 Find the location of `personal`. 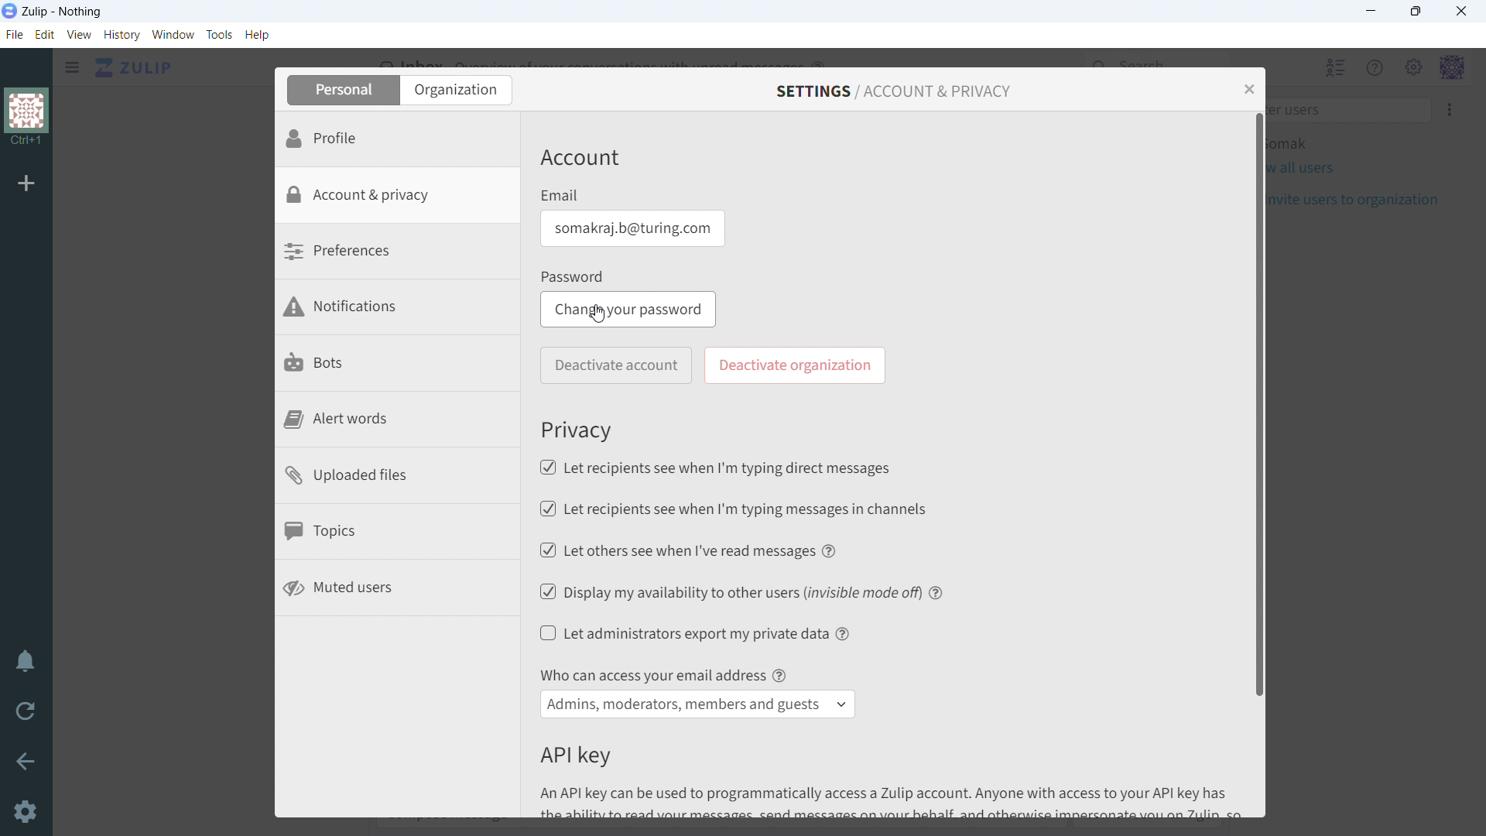

personal is located at coordinates (341, 90).